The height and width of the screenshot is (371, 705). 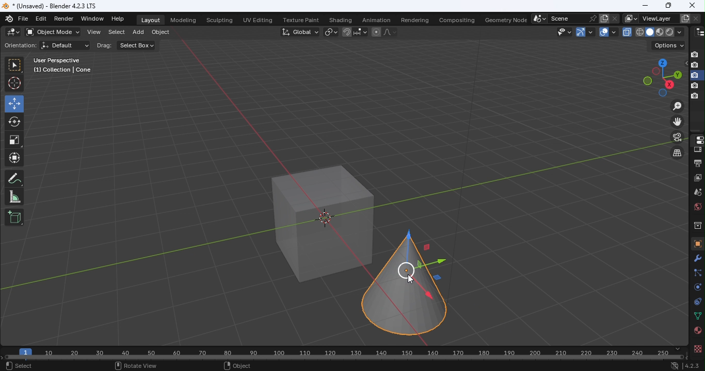 I want to click on Network, so click(x=674, y=366).